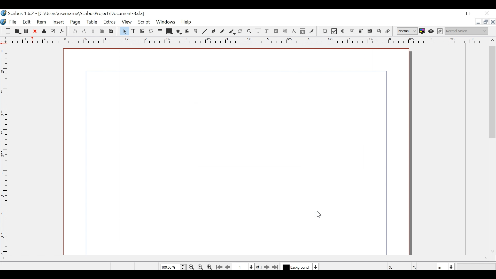  What do you see at coordinates (468, 13) in the screenshot?
I see `Restore` at bounding box center [468, 13].